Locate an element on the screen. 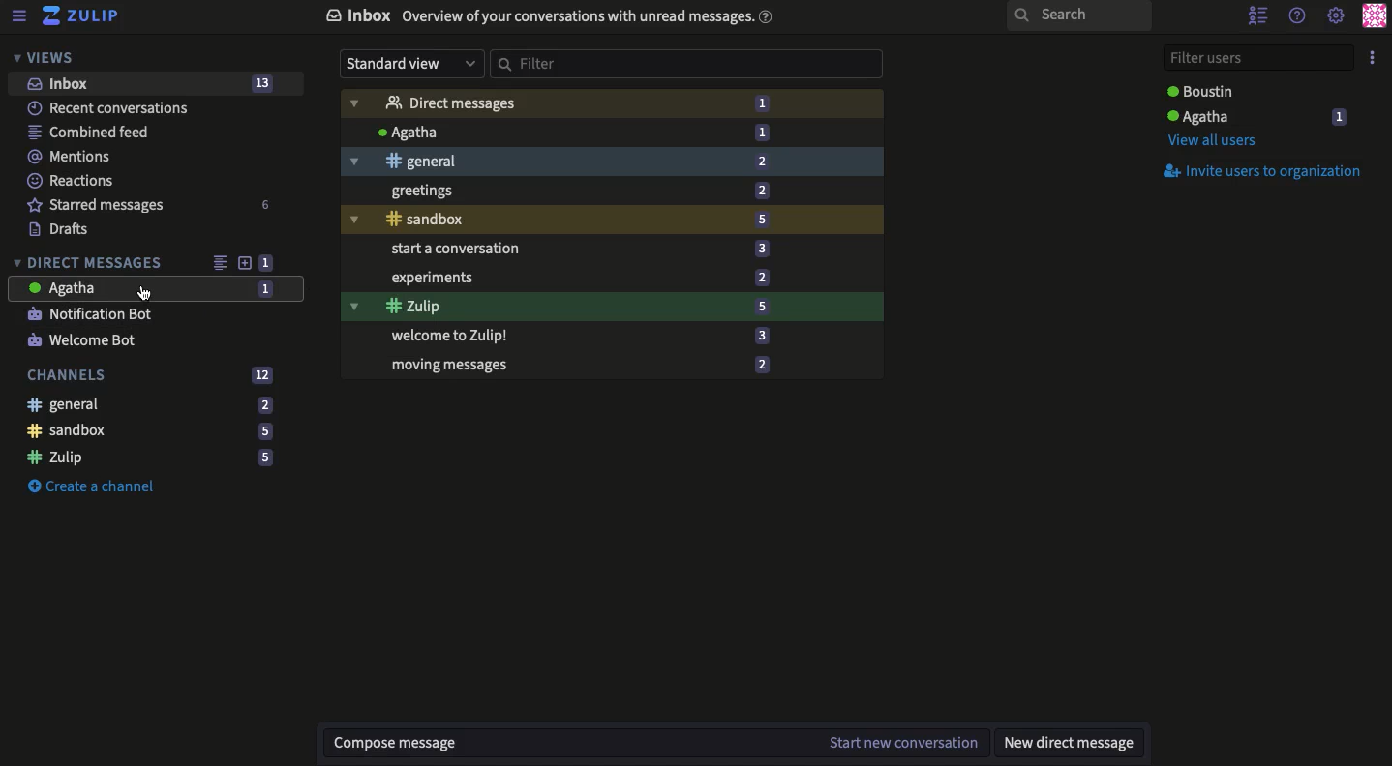  Create a channel is located at coordinates (97, 486).